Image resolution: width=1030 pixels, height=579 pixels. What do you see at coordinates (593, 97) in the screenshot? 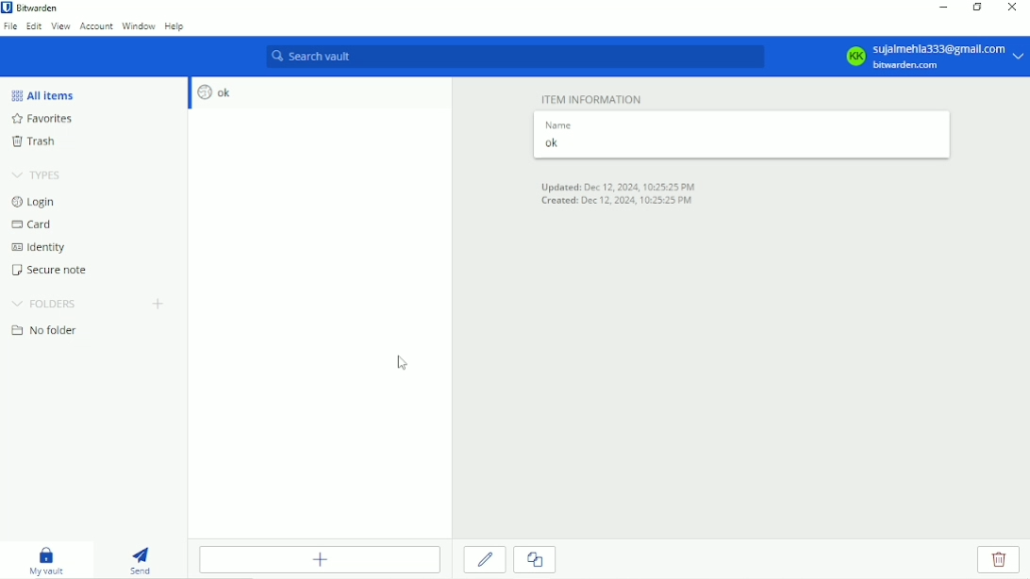
I see `Item information` at bounding box center [593, 97].